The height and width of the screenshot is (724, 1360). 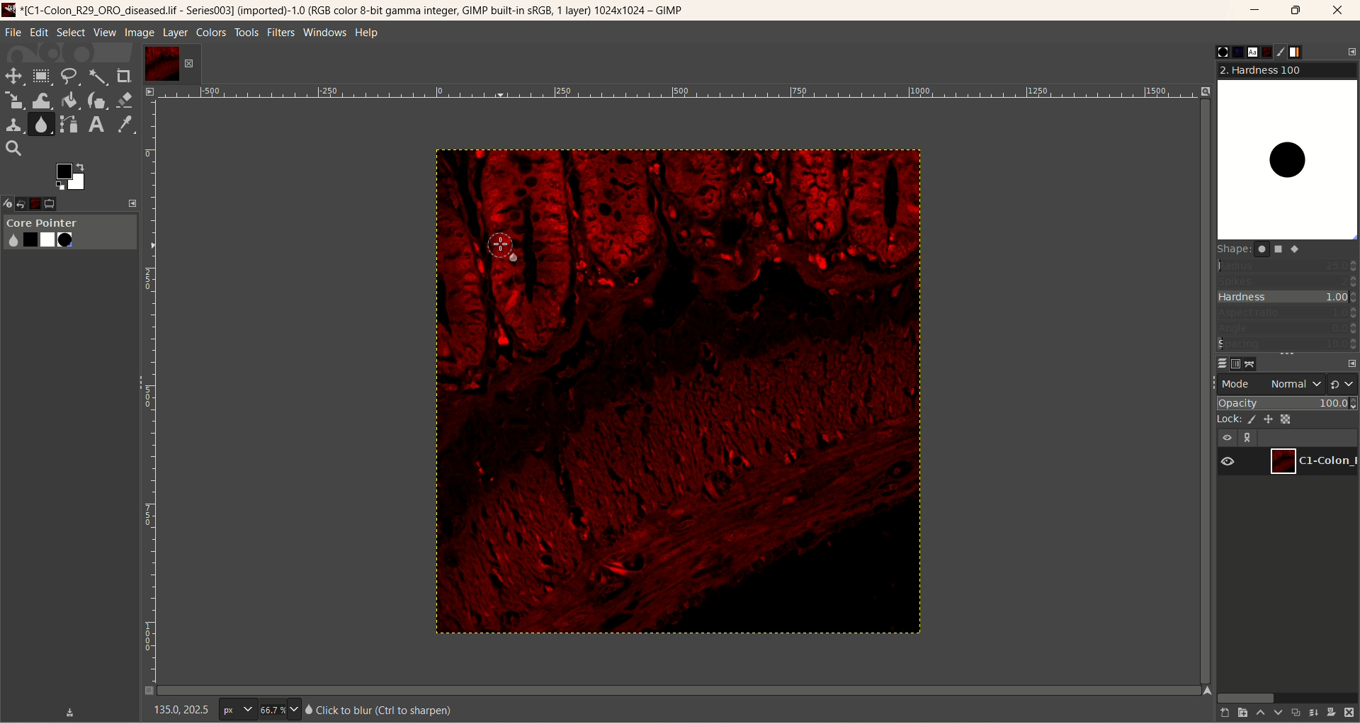 I want to click on hardness, so click(x=1288, y=298).